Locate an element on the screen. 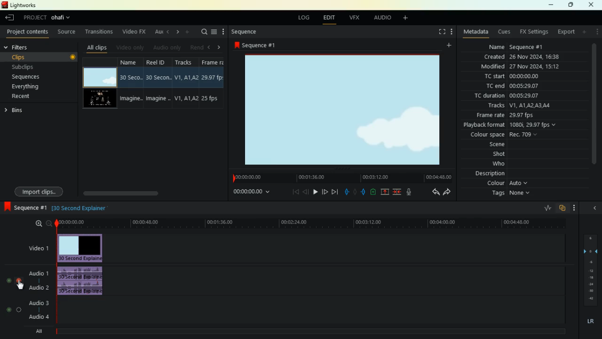  fx settings is located at coordinates (531, 32).